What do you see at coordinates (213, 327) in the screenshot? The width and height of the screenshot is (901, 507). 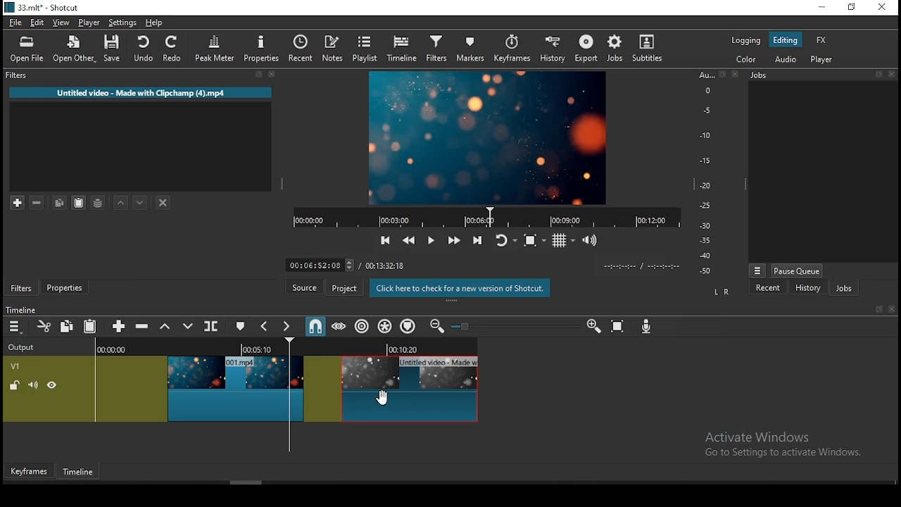 I see `split at playhead` at bounding box center [213, 327].